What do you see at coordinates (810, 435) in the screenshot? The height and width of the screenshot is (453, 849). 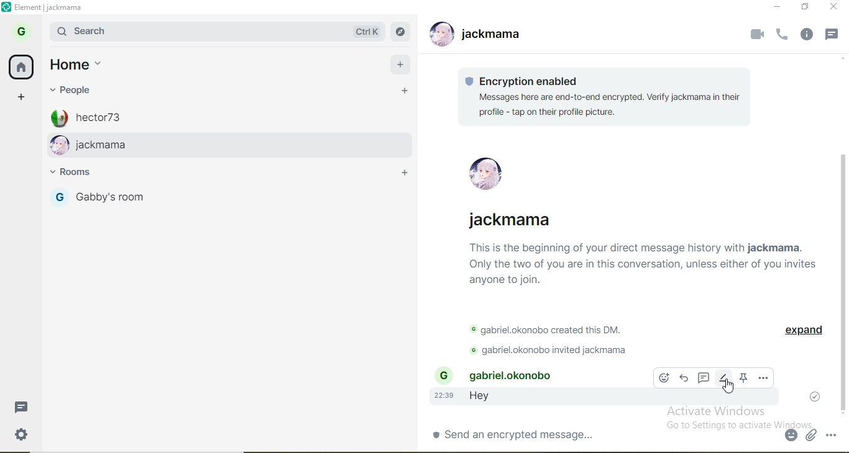 I see `attachment` at bounding box center [810, 435].